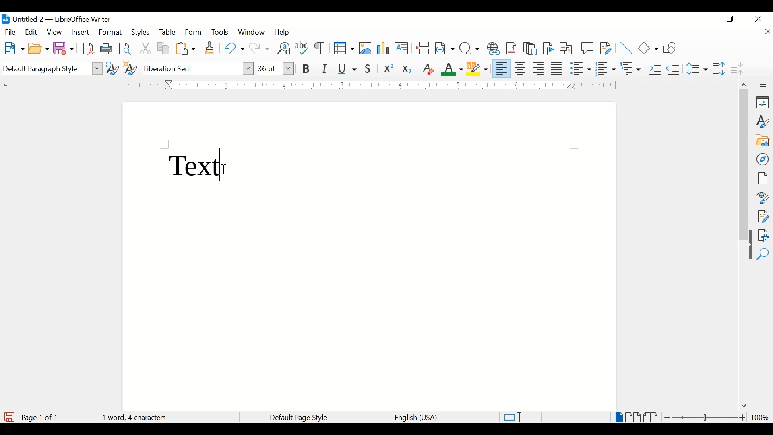 The image size is (773, 435). I want to click on increase indent, so click(655, 68).